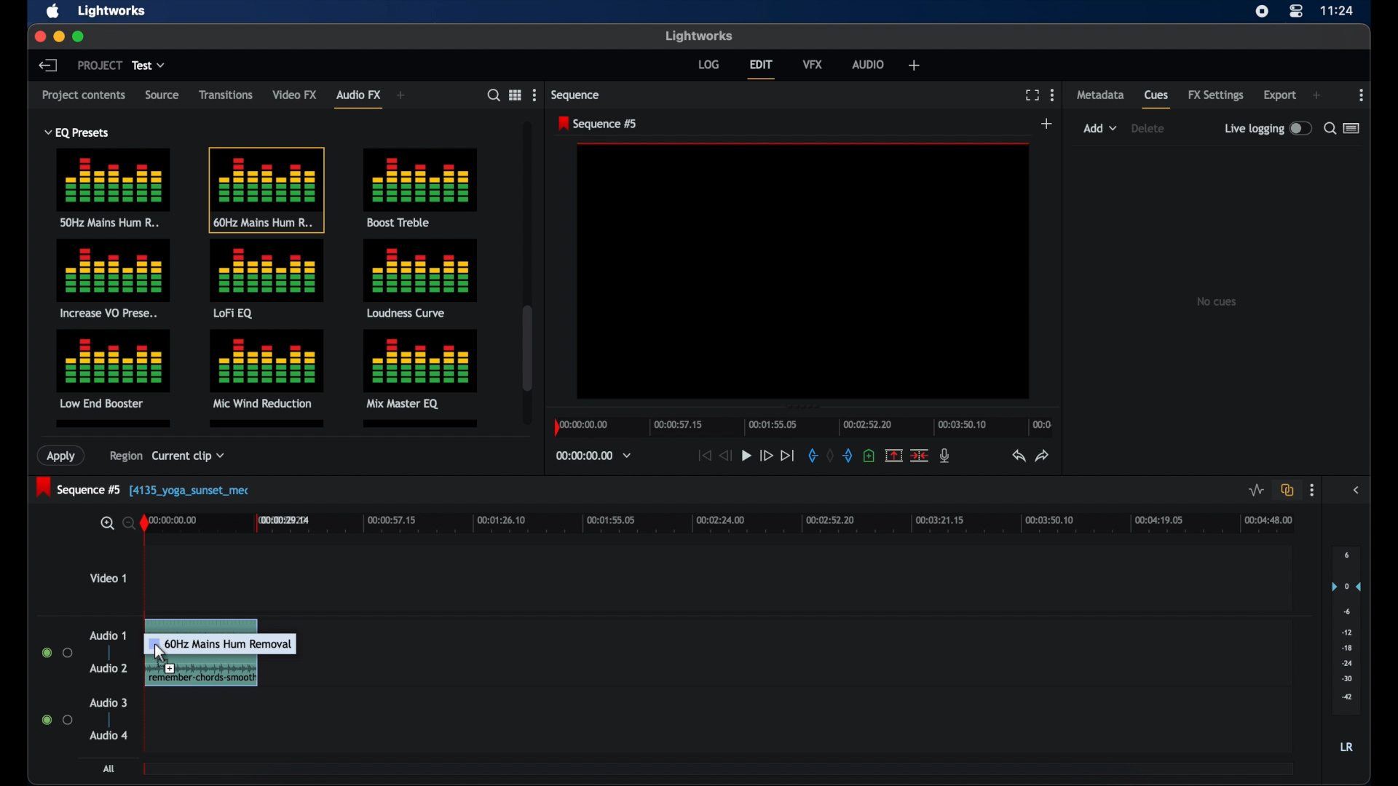 The image size is (1398, 786). What do you see at coordinates (121, 458) in the screenshot?
I see `region` at bounding box center [121, 458].